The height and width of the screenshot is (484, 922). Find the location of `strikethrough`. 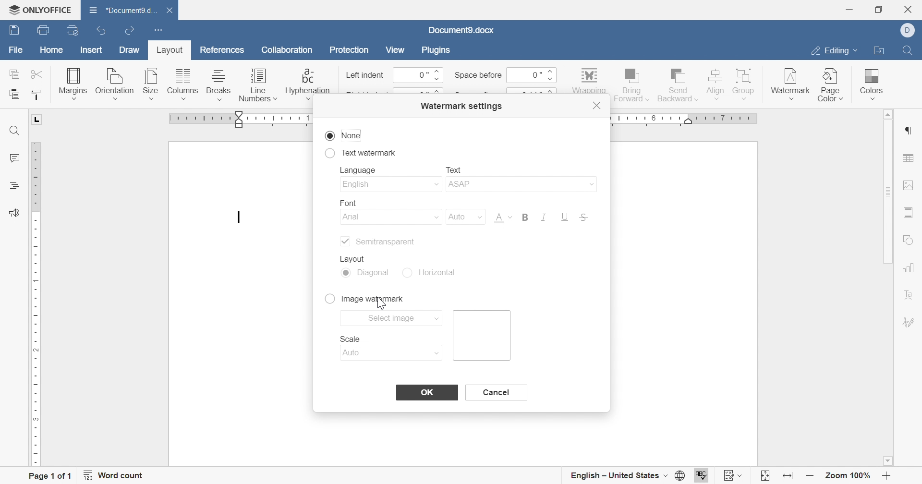

strikethrough is located at coordinates (584, 218).